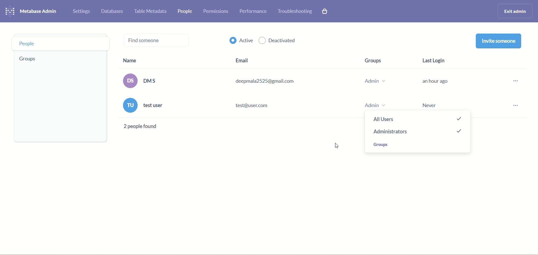  I want to click on name, so click(143, 96).